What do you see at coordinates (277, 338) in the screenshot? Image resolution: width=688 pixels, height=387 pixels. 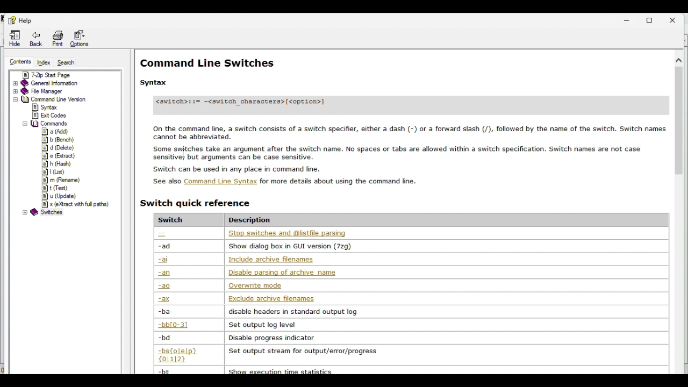 I see `disable progress indicator` at bounding box center [277, 338].